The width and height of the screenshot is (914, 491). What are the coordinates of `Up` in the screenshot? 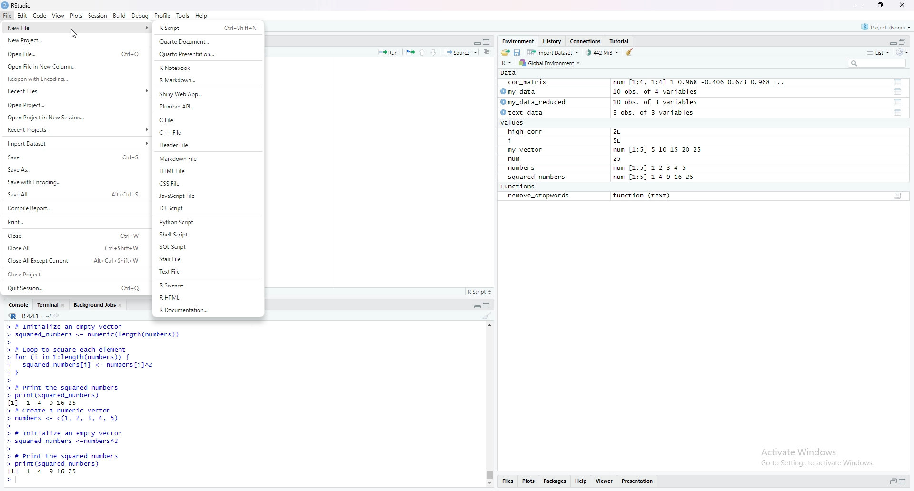 It's located at (425, 52).